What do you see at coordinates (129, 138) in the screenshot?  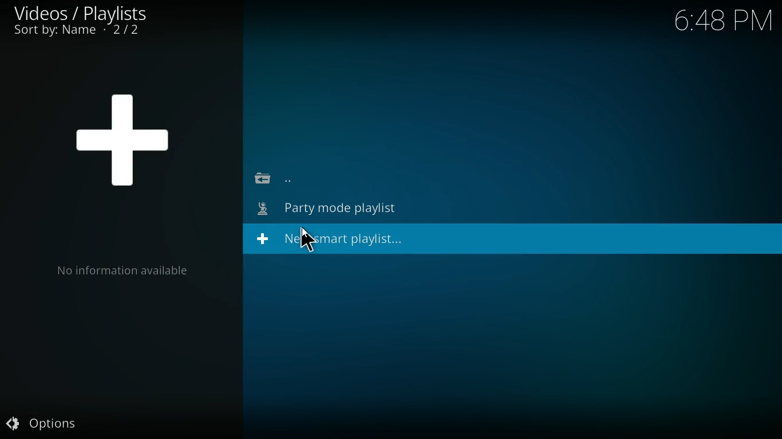 I see `new smart playlist symbol` at bounding box center [129, 138].